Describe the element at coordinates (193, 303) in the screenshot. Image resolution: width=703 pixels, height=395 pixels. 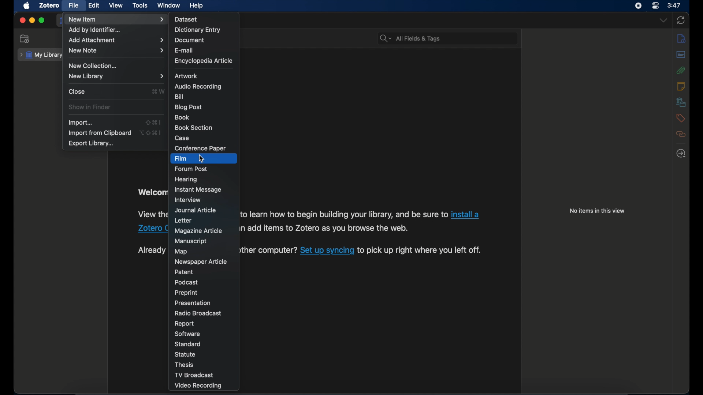
I see `presentation` at that location.